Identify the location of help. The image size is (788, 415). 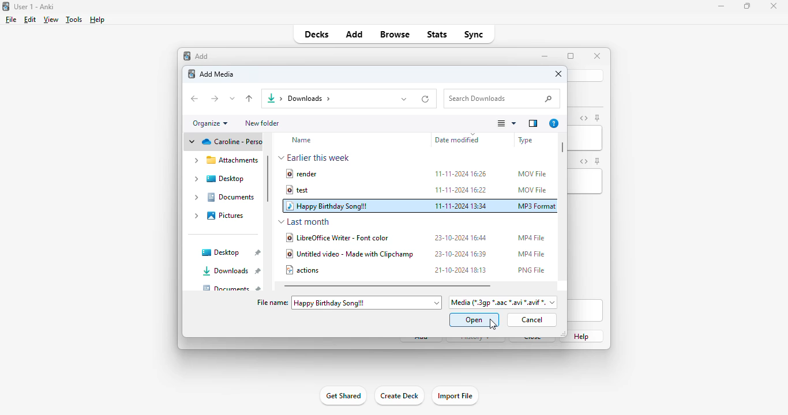
(97, 20).